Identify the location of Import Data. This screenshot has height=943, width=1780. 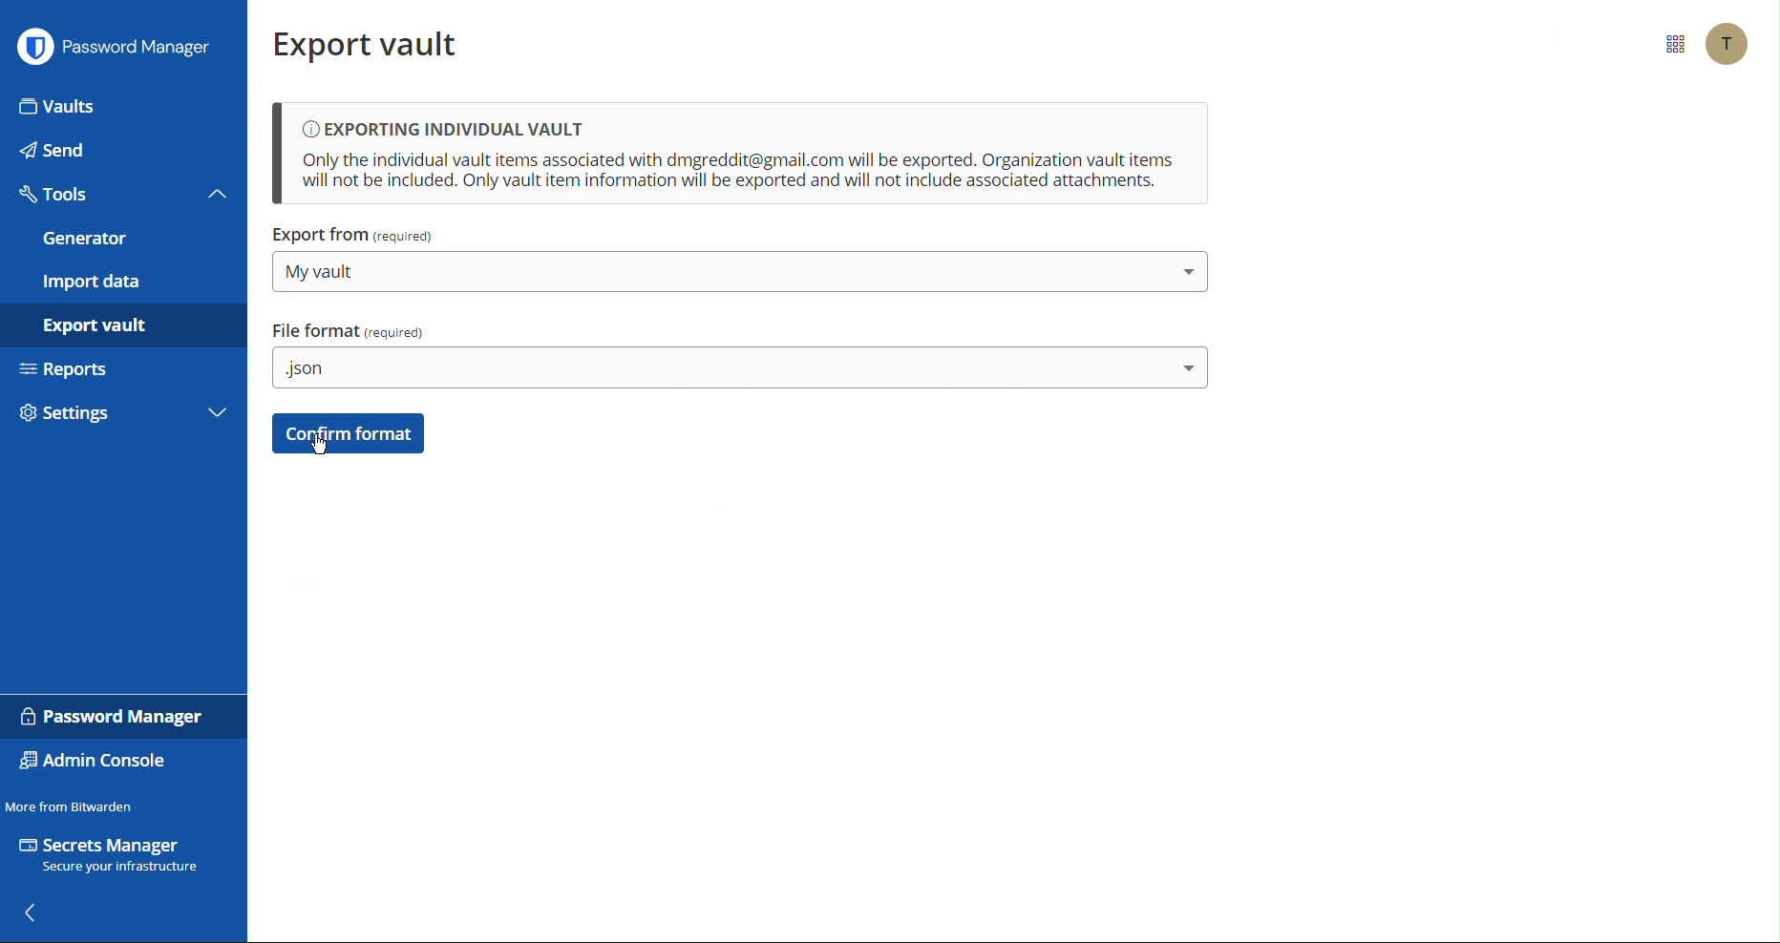
(94, 283).